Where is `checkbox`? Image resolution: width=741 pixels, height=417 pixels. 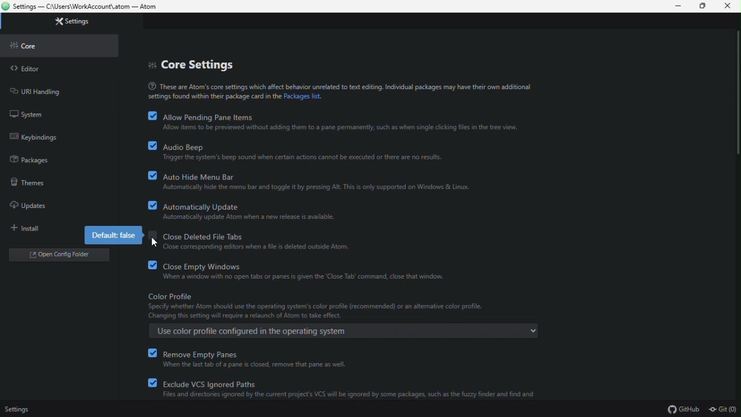 checkbox is located at coordinates (153, 117).